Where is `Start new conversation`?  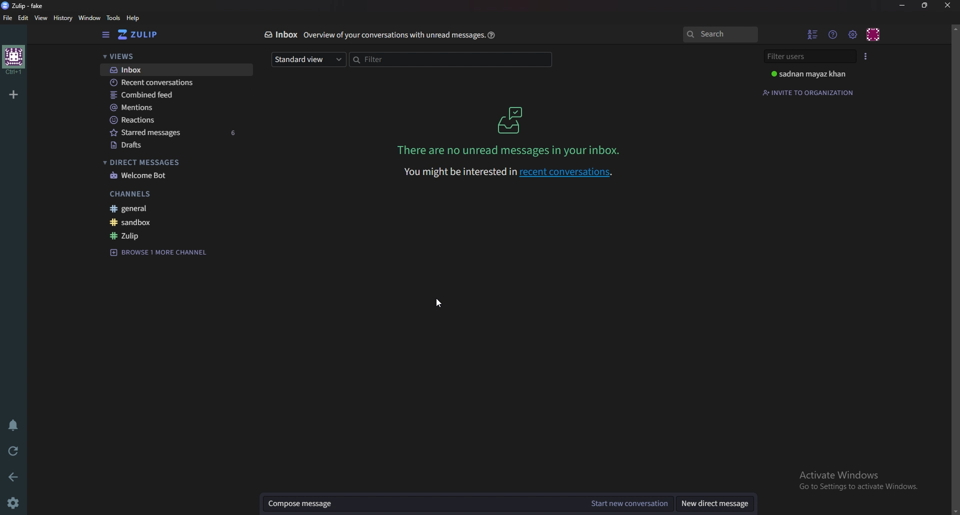
Start new conversation is located at coordinates (628, 503).